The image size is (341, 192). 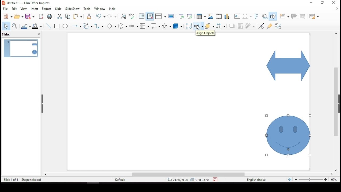 What do you see at coordinates (68, 17) in the screenshot?
I see `copy` at bounding box center [68, 17].